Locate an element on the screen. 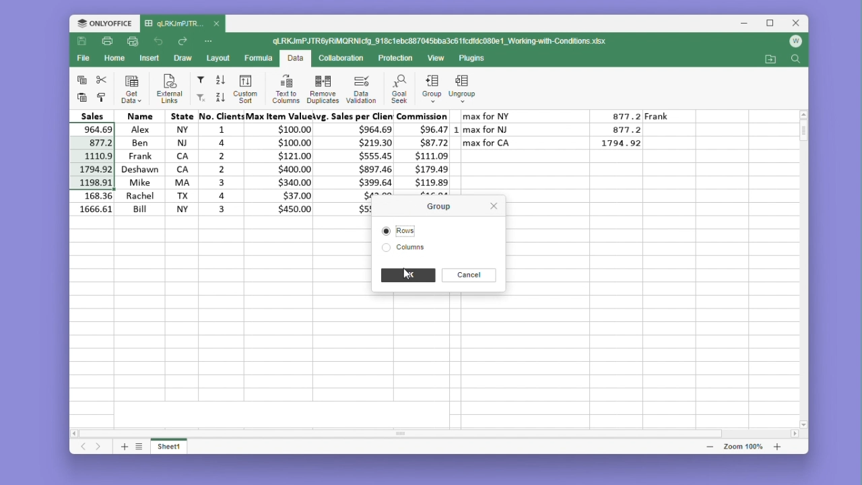  close is located at coordinates (492, 205).